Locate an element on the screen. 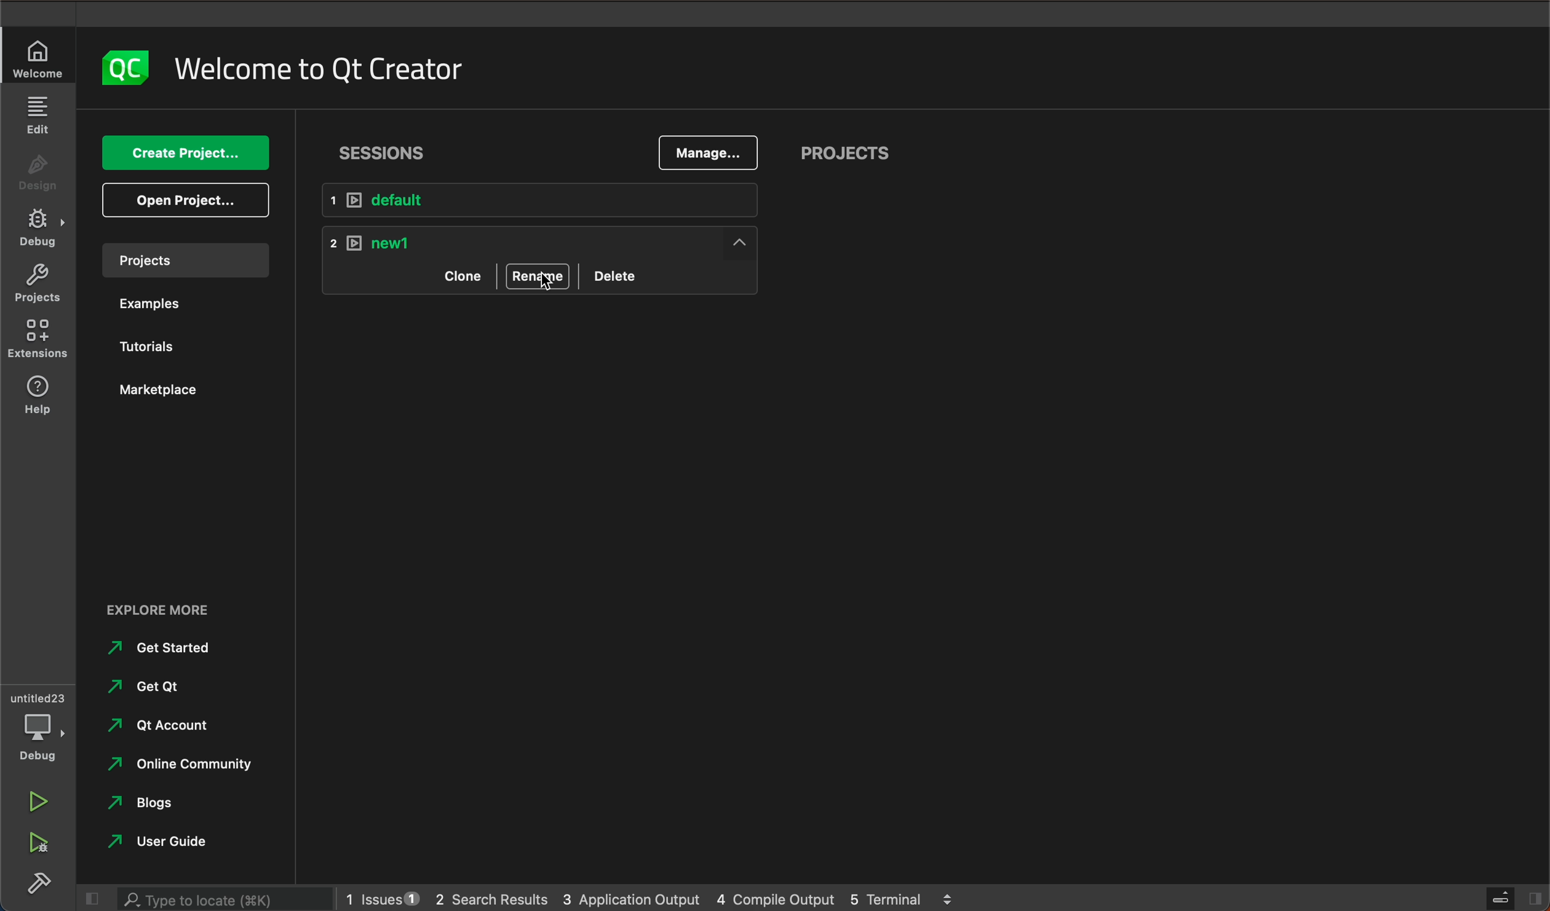 The image size is (1550, 911). logs is located at coordinates (648, 899).